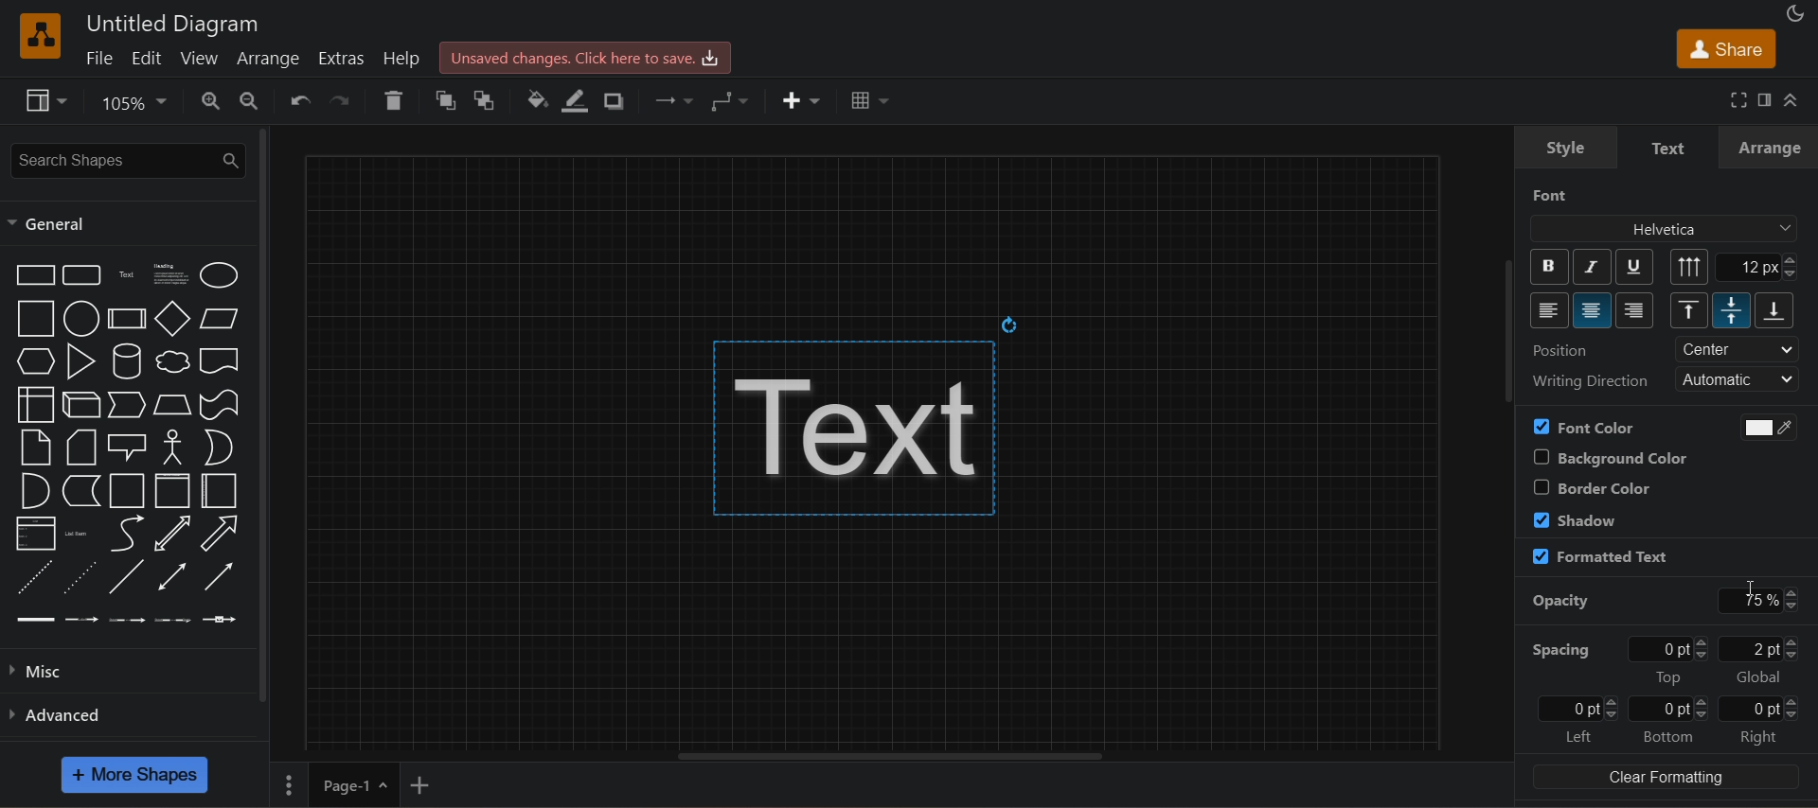 The image size is (1818, 808). I want to click on connection, so click(670, 97).